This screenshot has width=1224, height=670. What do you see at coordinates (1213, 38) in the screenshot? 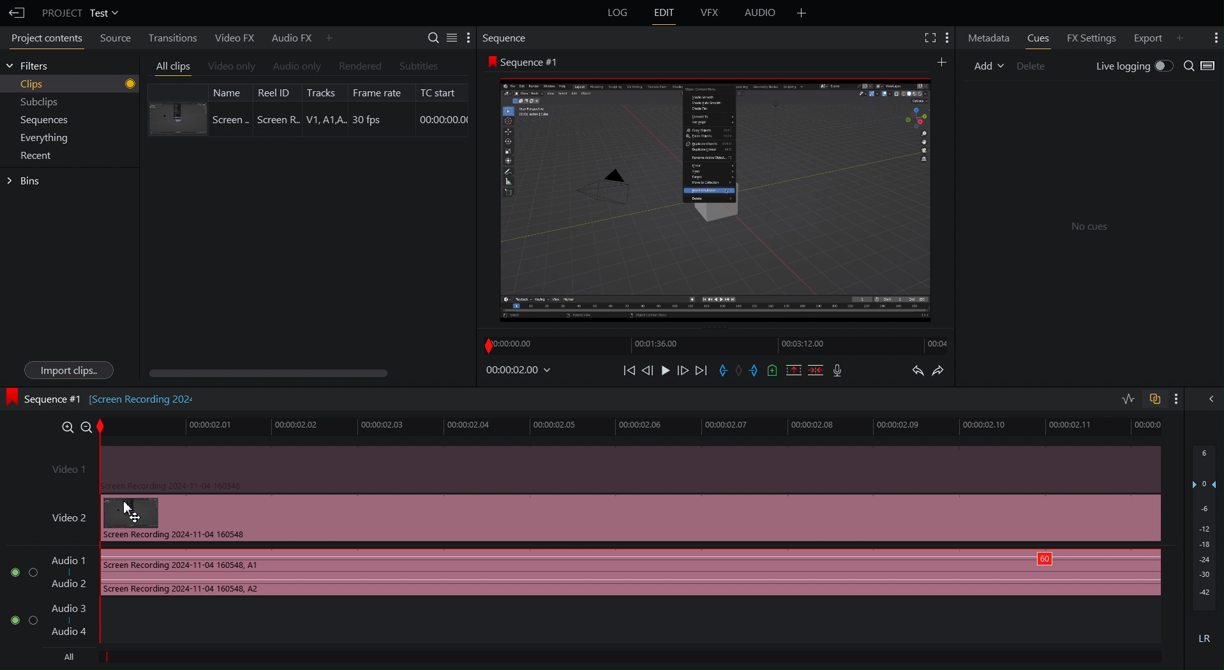
I see `More` at bounding box center [1213, 38].